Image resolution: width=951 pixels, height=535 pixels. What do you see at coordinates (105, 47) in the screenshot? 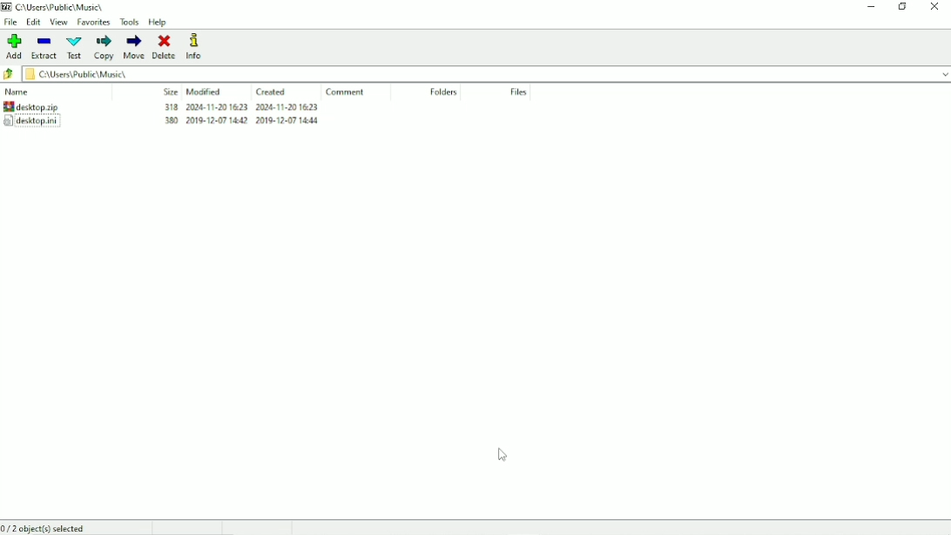
I see `Copy` at bounding box center [105, 47].